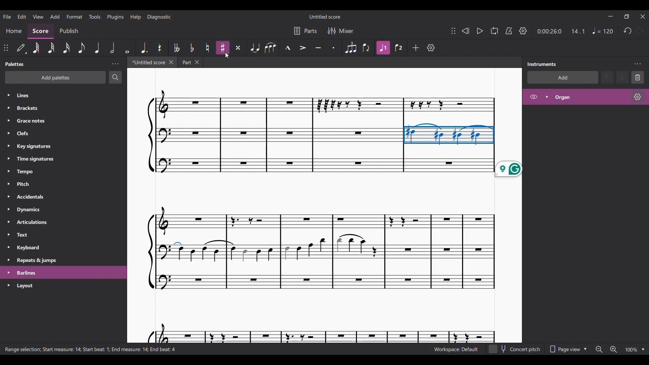 Image resolution: width=649 pixels, height=365 pixels. What do you see at coordinates (36, 48) in the screenshot?
I see `64th note` at bounding box center [36, 48].